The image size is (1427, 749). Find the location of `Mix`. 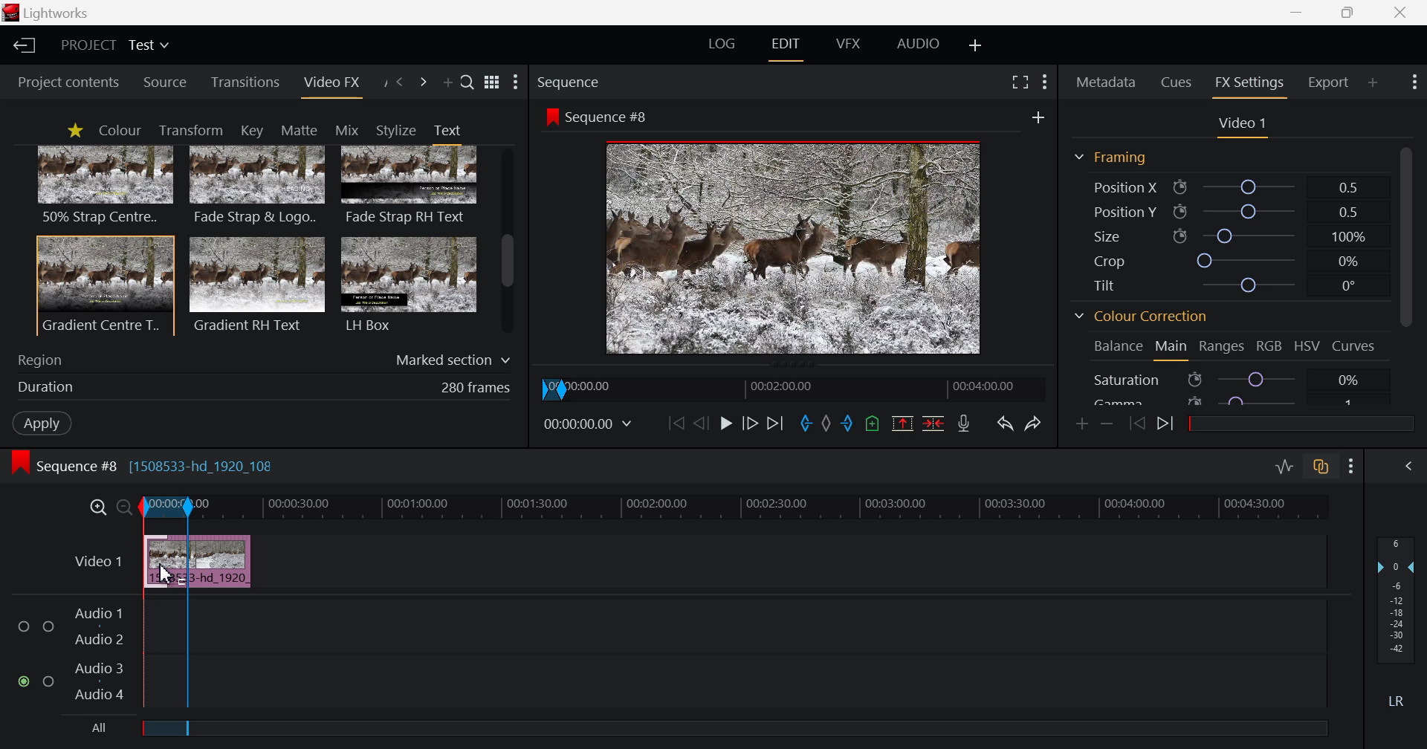

Mix is located at coordinates (352, 129).